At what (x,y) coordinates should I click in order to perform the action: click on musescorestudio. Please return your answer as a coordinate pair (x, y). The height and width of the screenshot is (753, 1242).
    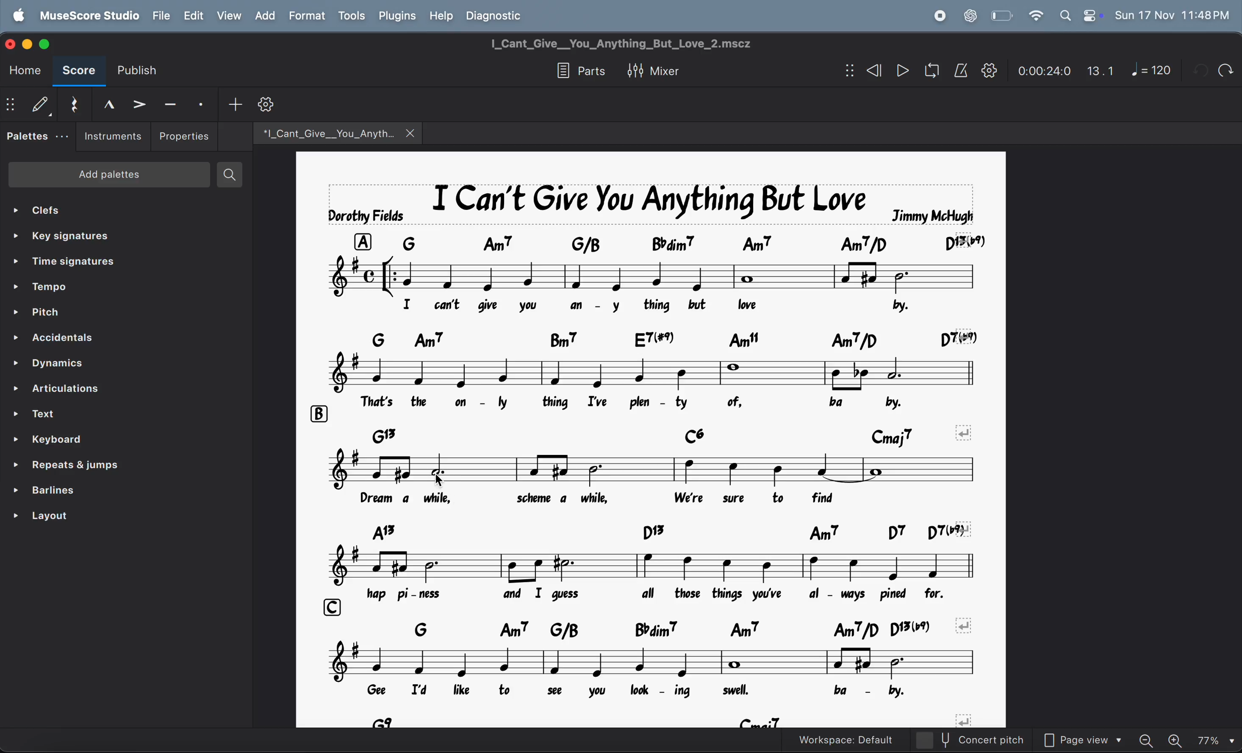
    Looking at the image, I should click on (89, 16).